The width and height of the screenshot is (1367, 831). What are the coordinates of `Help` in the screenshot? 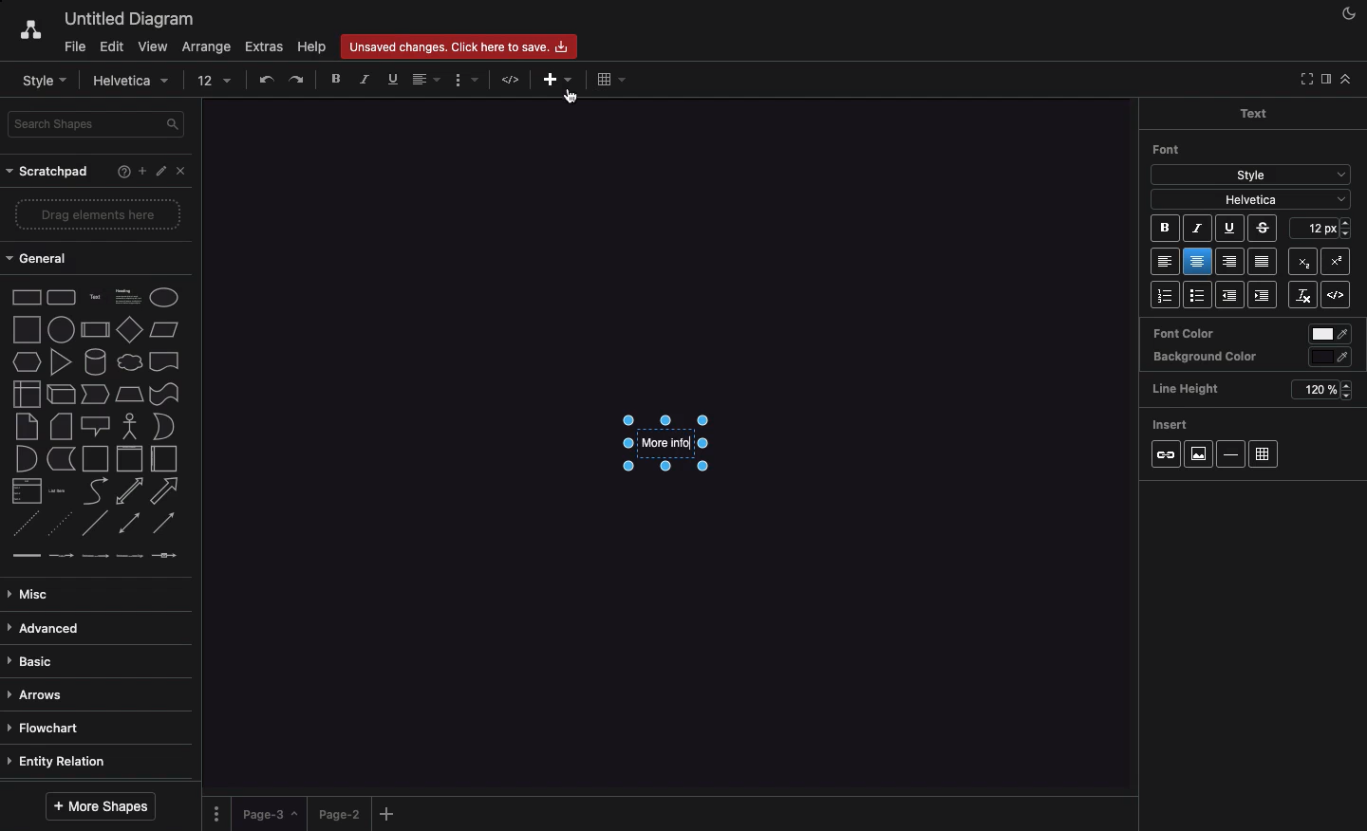 It's located at (120, 174).